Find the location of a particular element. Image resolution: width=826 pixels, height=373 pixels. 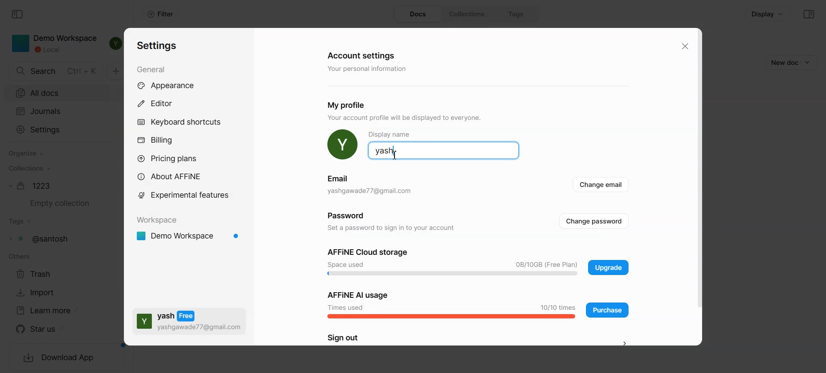

Tags is located at coordinates (43, 238).